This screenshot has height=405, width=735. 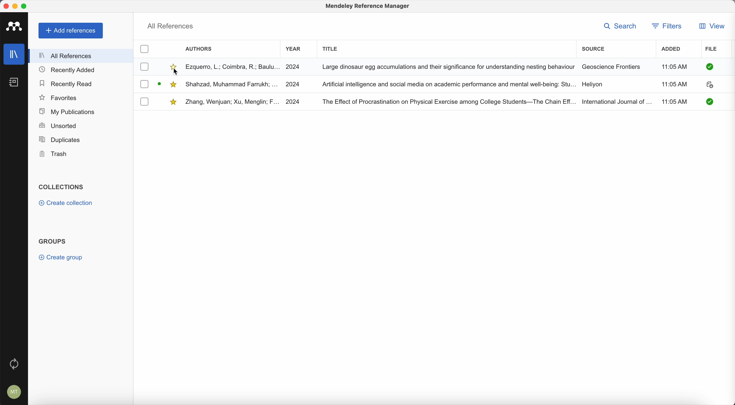 What do you see at coordinates (331, 48) in the screenshot?
I see `title` at bounding box center [331, 48].